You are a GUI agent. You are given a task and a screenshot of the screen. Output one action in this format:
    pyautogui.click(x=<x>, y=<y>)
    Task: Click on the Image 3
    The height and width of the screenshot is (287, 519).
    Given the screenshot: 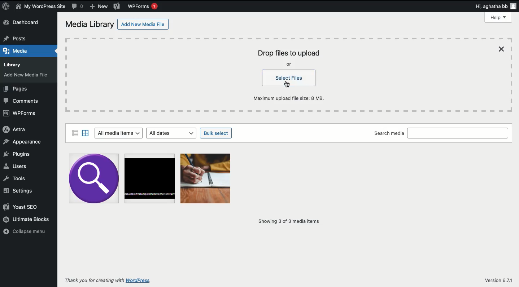 What is the action you would take?
    pyautogui.click(x=206, y=178)
    